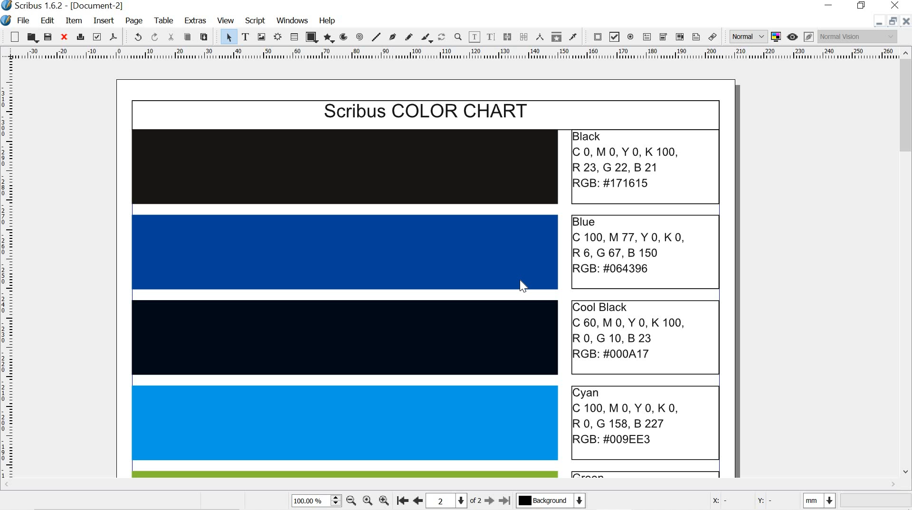 Image resolution: width=912 pixels, height=510 pixels. I want to click on edit, so click(47, 20).